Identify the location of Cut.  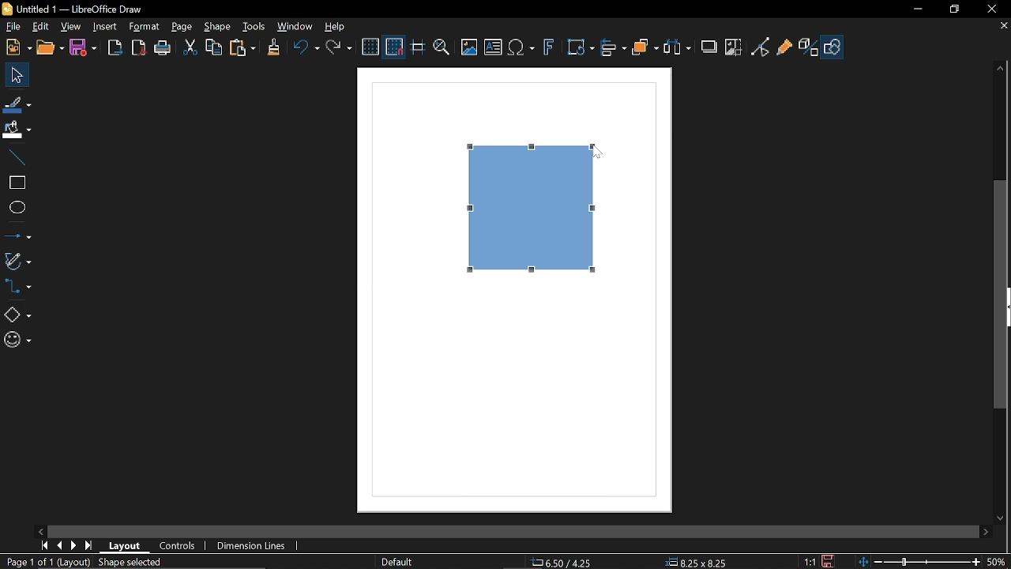
(190, 47).